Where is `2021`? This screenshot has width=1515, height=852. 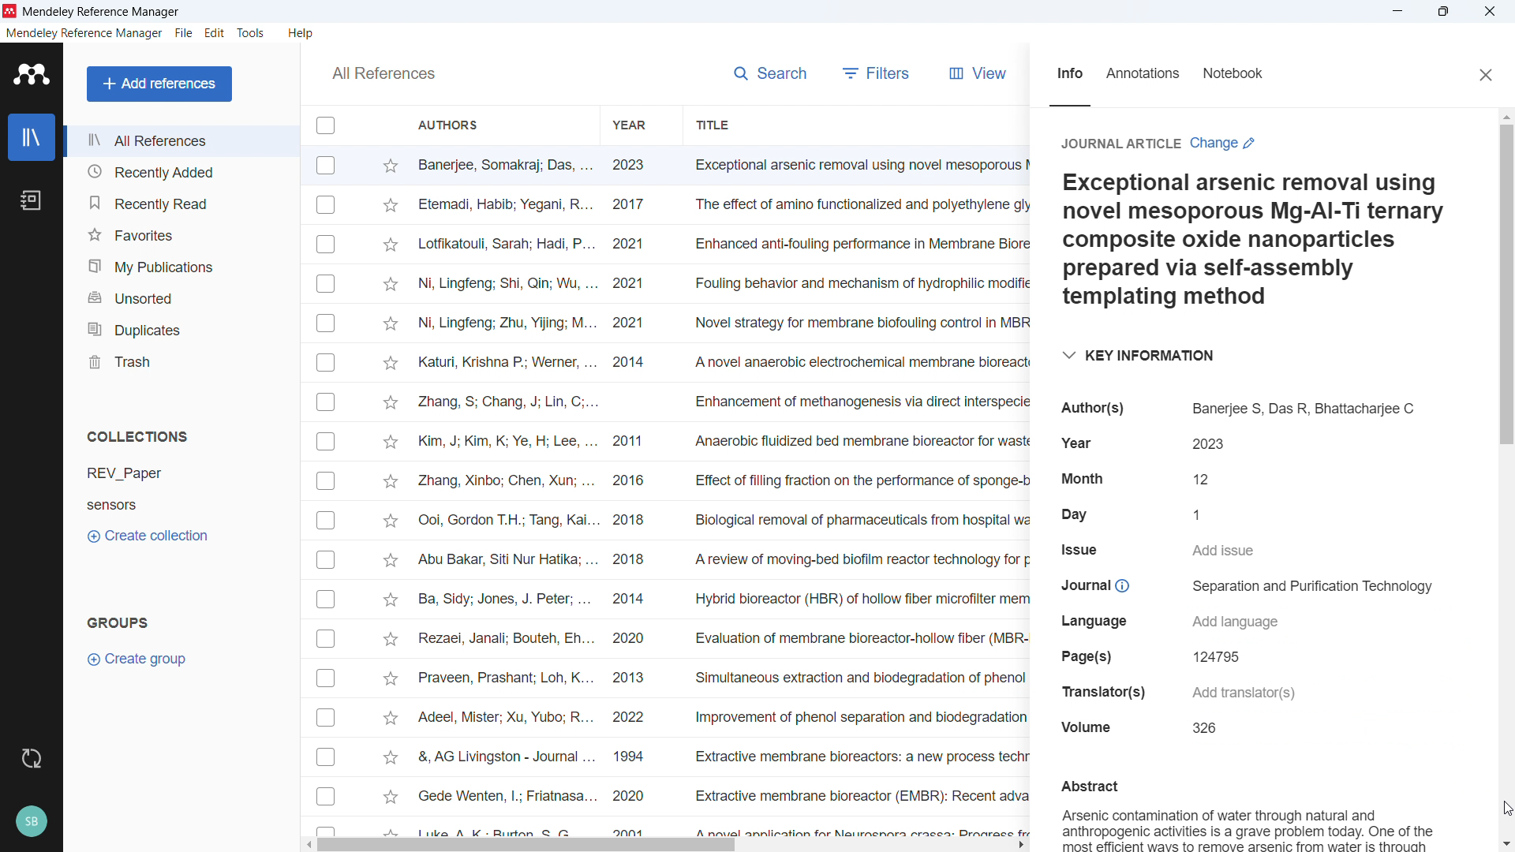
2021 is located at coordinates (634, 285).